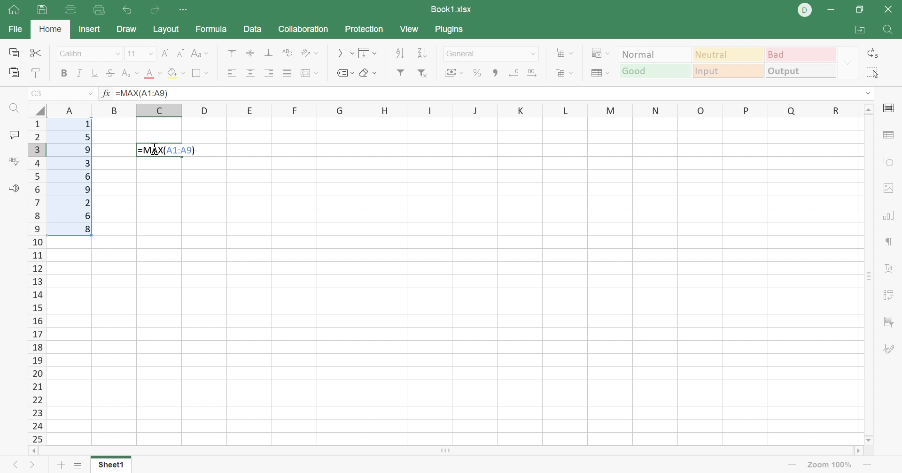 The image size is (902, 473). Describe the element at coordinates (289, 54) in the screenshot. I see `Wrap Text` at that location.